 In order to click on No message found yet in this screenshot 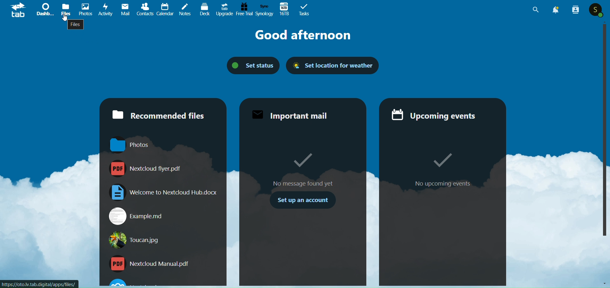, I will do `click(304, 184)`.